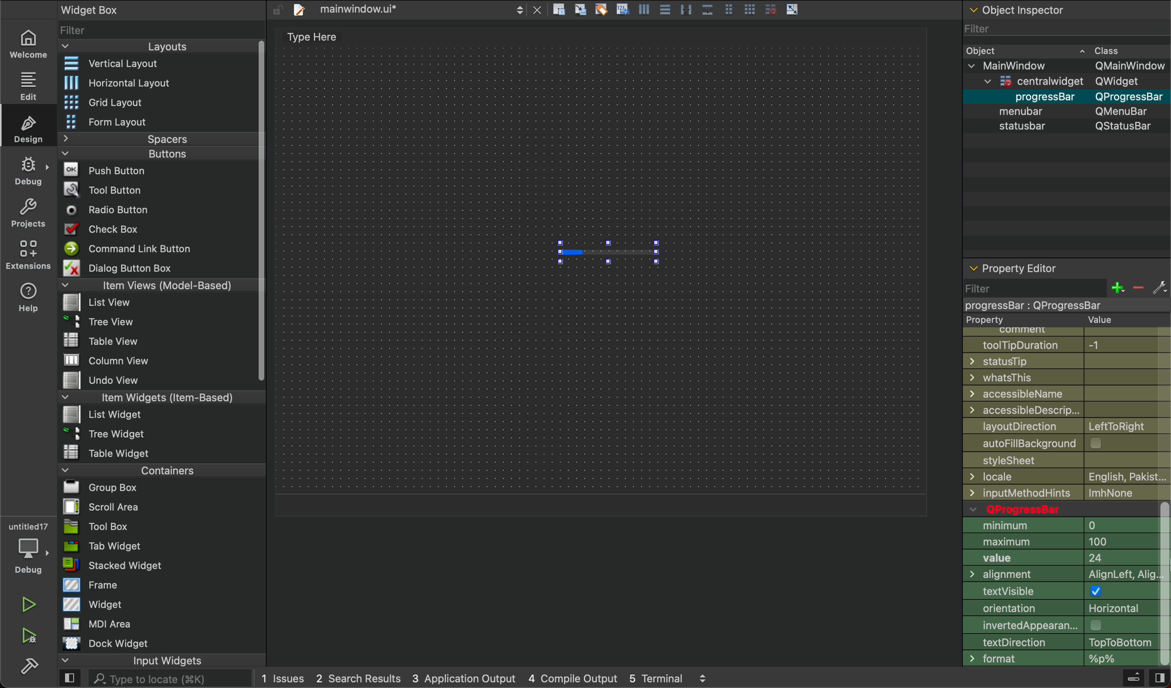 The width and height of the screenshot is (1171, 688). I want to click on Widget, so click(95, 604).